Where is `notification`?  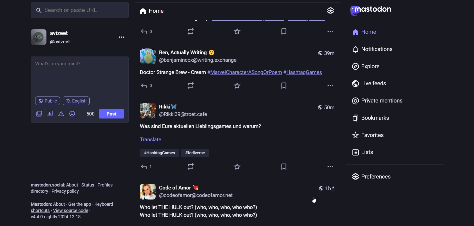
notification is located at coordinates (376, 50).